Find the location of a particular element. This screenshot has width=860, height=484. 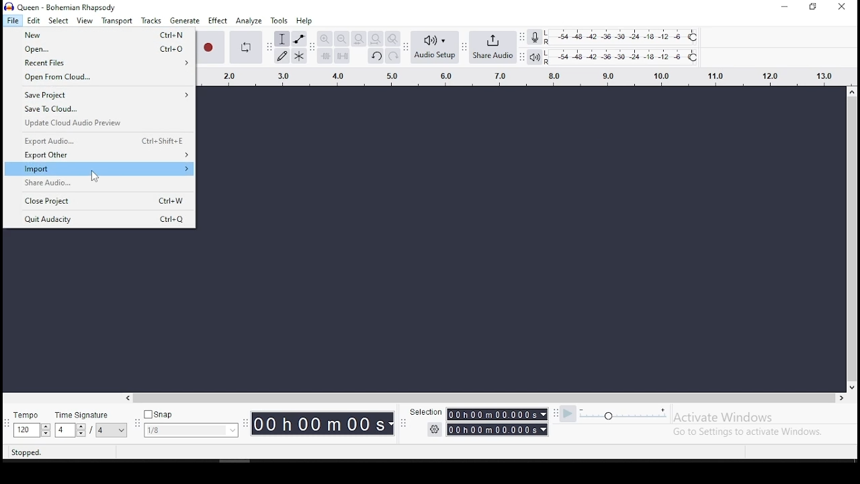

generate is located at coordinates (185, 21).